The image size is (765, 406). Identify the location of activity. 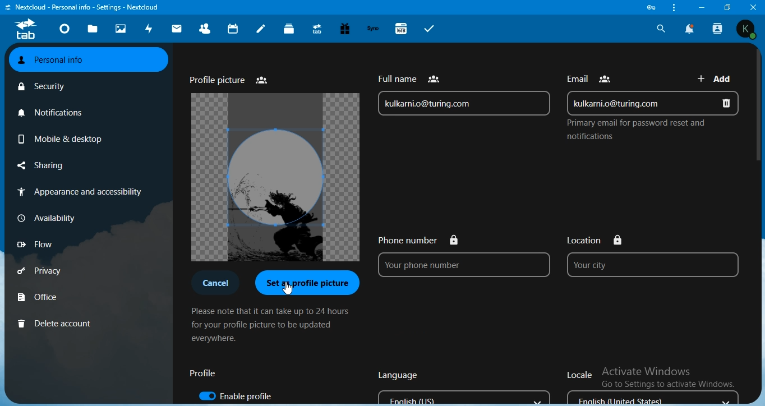
(148, 29).